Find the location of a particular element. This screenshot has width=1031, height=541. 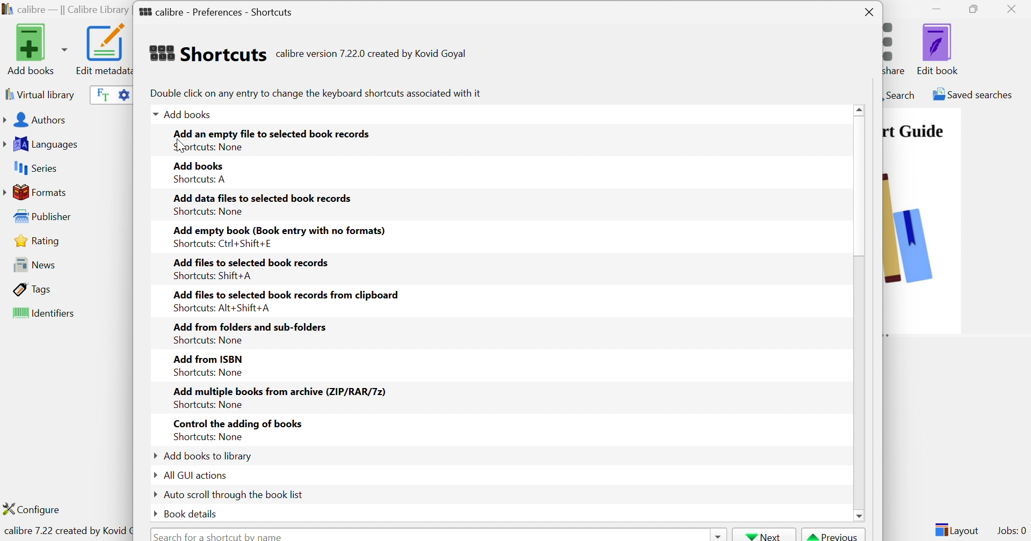

Cursor is located at coordinates (183, 147).